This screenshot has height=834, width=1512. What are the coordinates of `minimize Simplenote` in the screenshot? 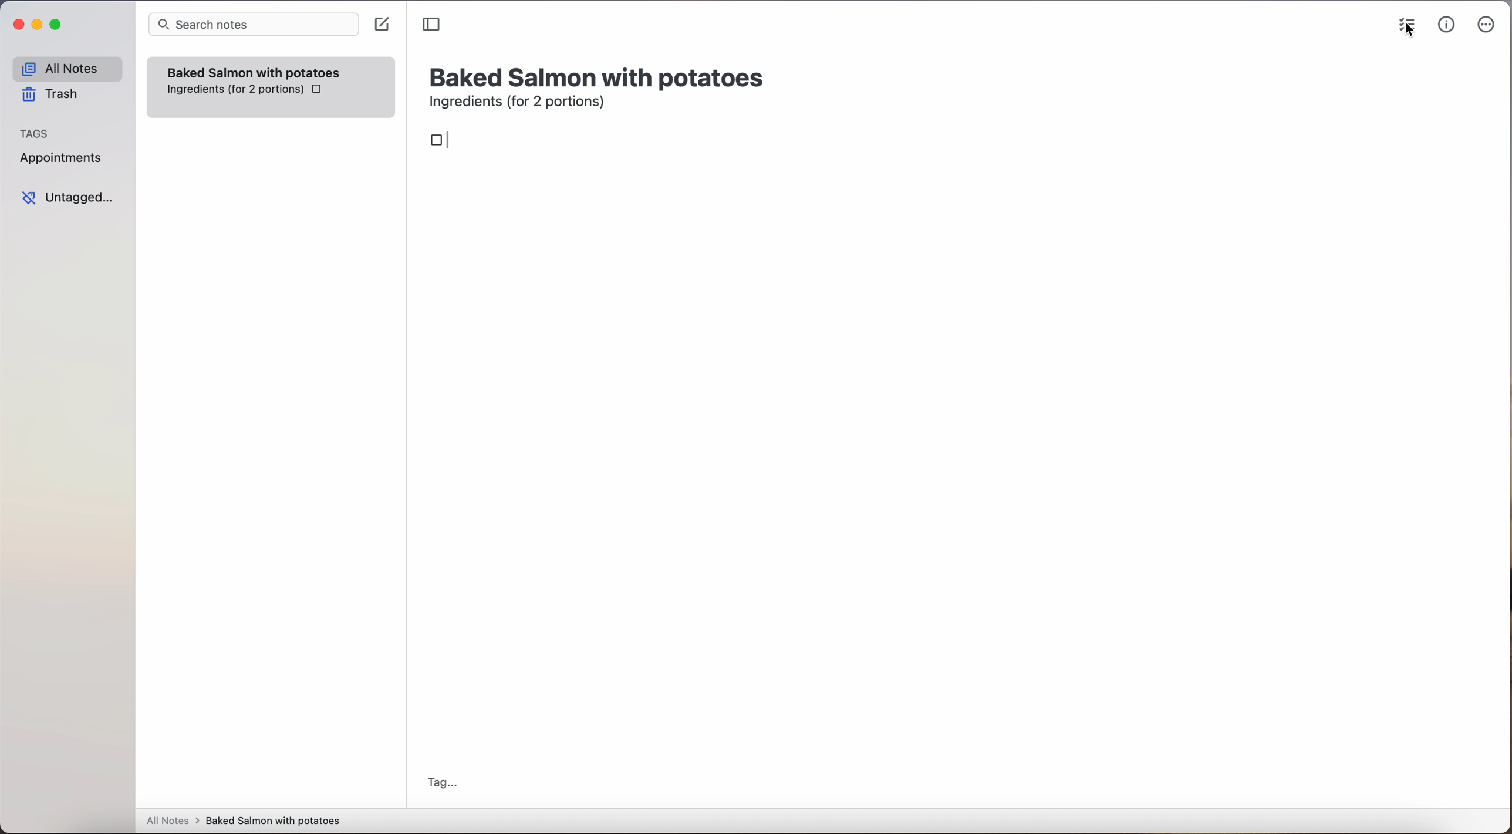 It's located at (37, 26).